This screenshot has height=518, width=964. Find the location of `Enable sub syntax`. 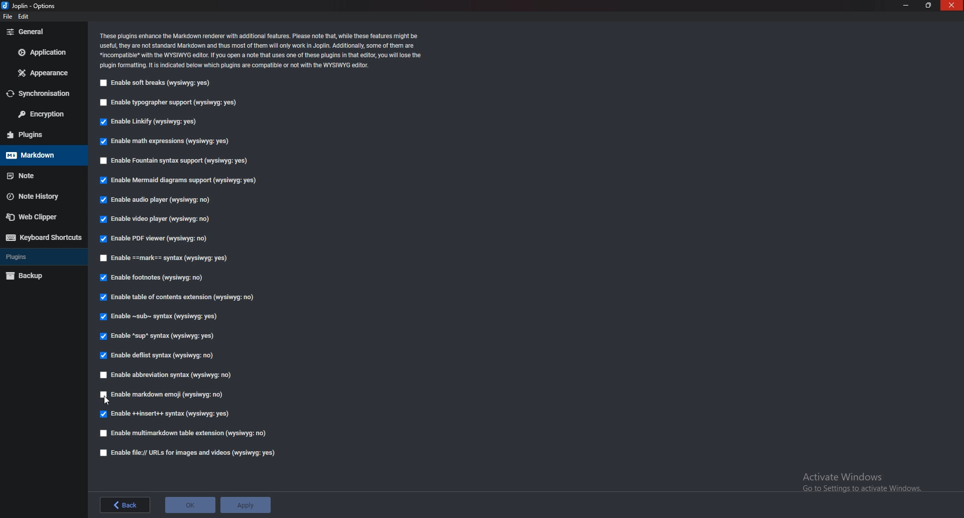

Enable sub syntax is located at coordinates (158, 316).